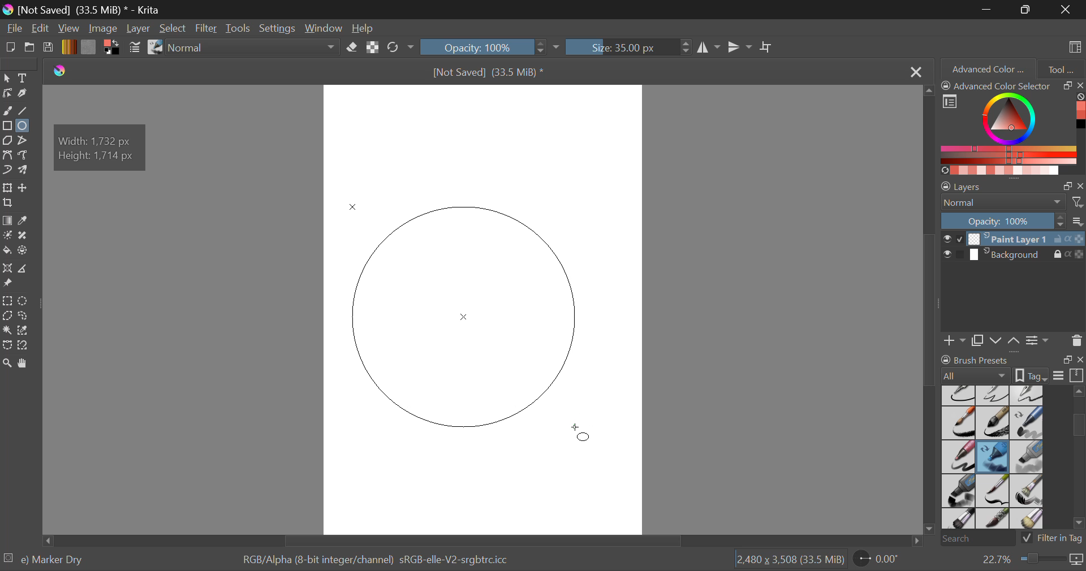 The image size is (1086, 571). I want to click on Copy, so click(980, 339).